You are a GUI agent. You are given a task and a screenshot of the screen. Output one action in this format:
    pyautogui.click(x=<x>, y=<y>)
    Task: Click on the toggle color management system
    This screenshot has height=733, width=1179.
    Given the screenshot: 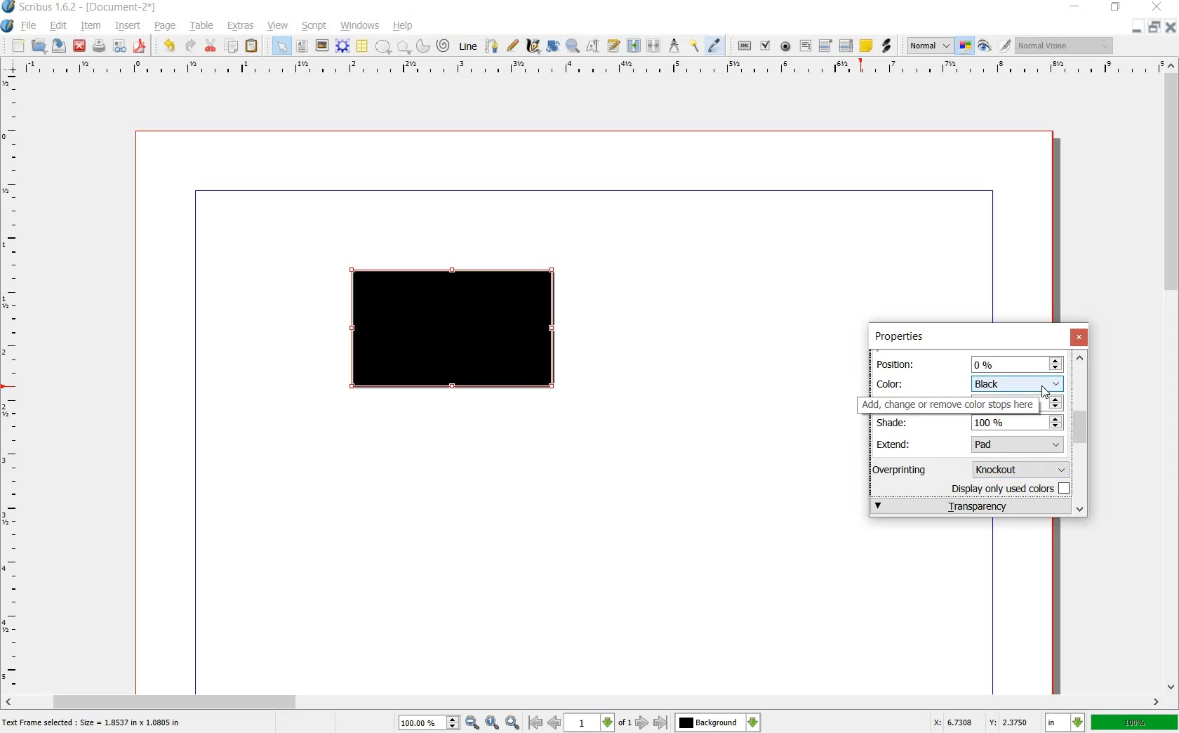 What is the action you would take?
    pyautogui.click(x=966, y=46)
    